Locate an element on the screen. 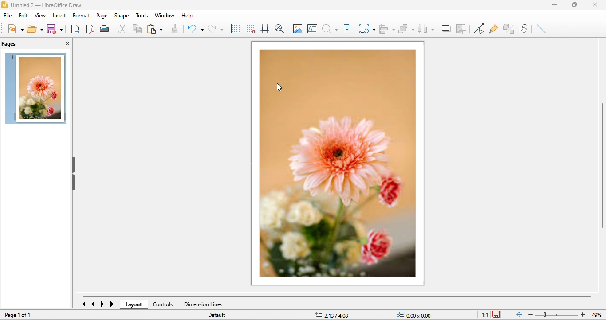  export directly as pdf is located at coordinates (88, 28).